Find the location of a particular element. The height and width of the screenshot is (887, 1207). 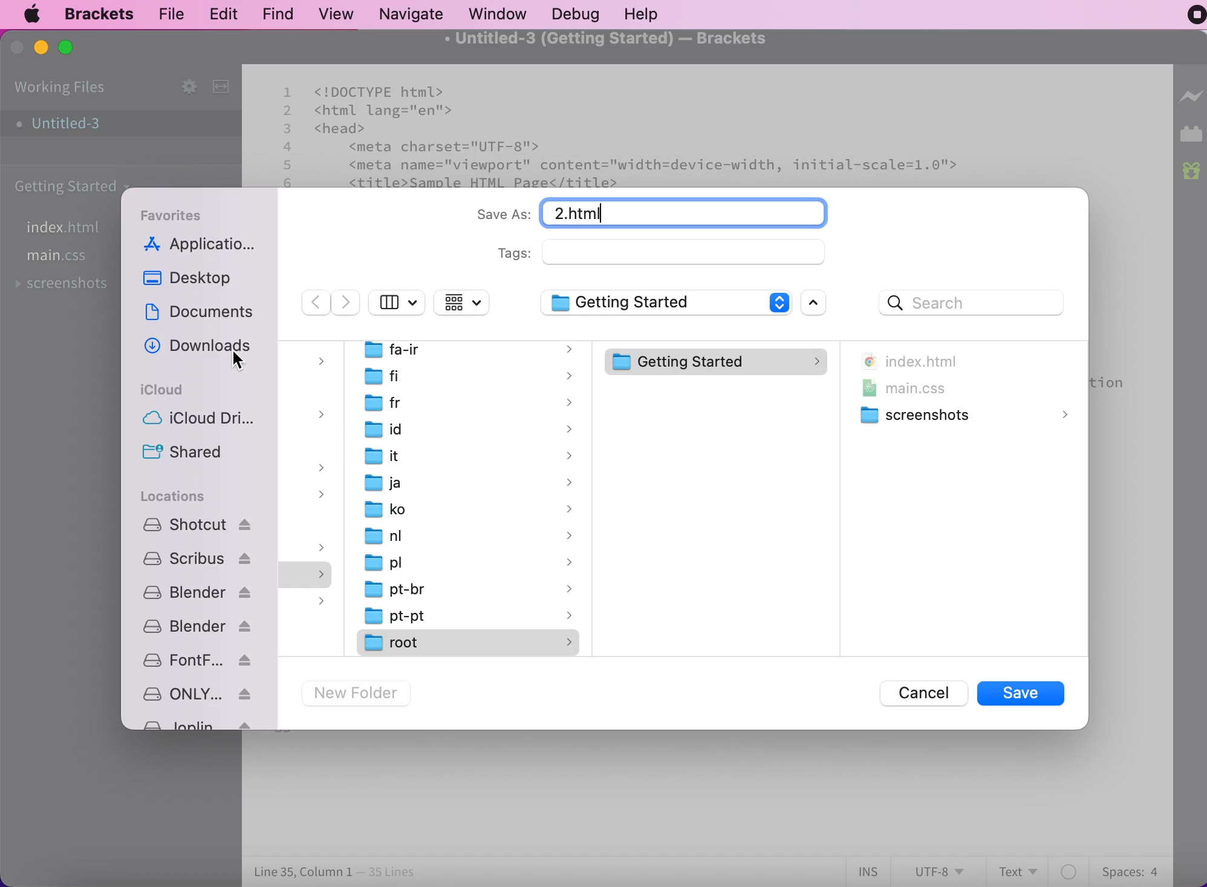

shared is located at coordinates (189, 453).